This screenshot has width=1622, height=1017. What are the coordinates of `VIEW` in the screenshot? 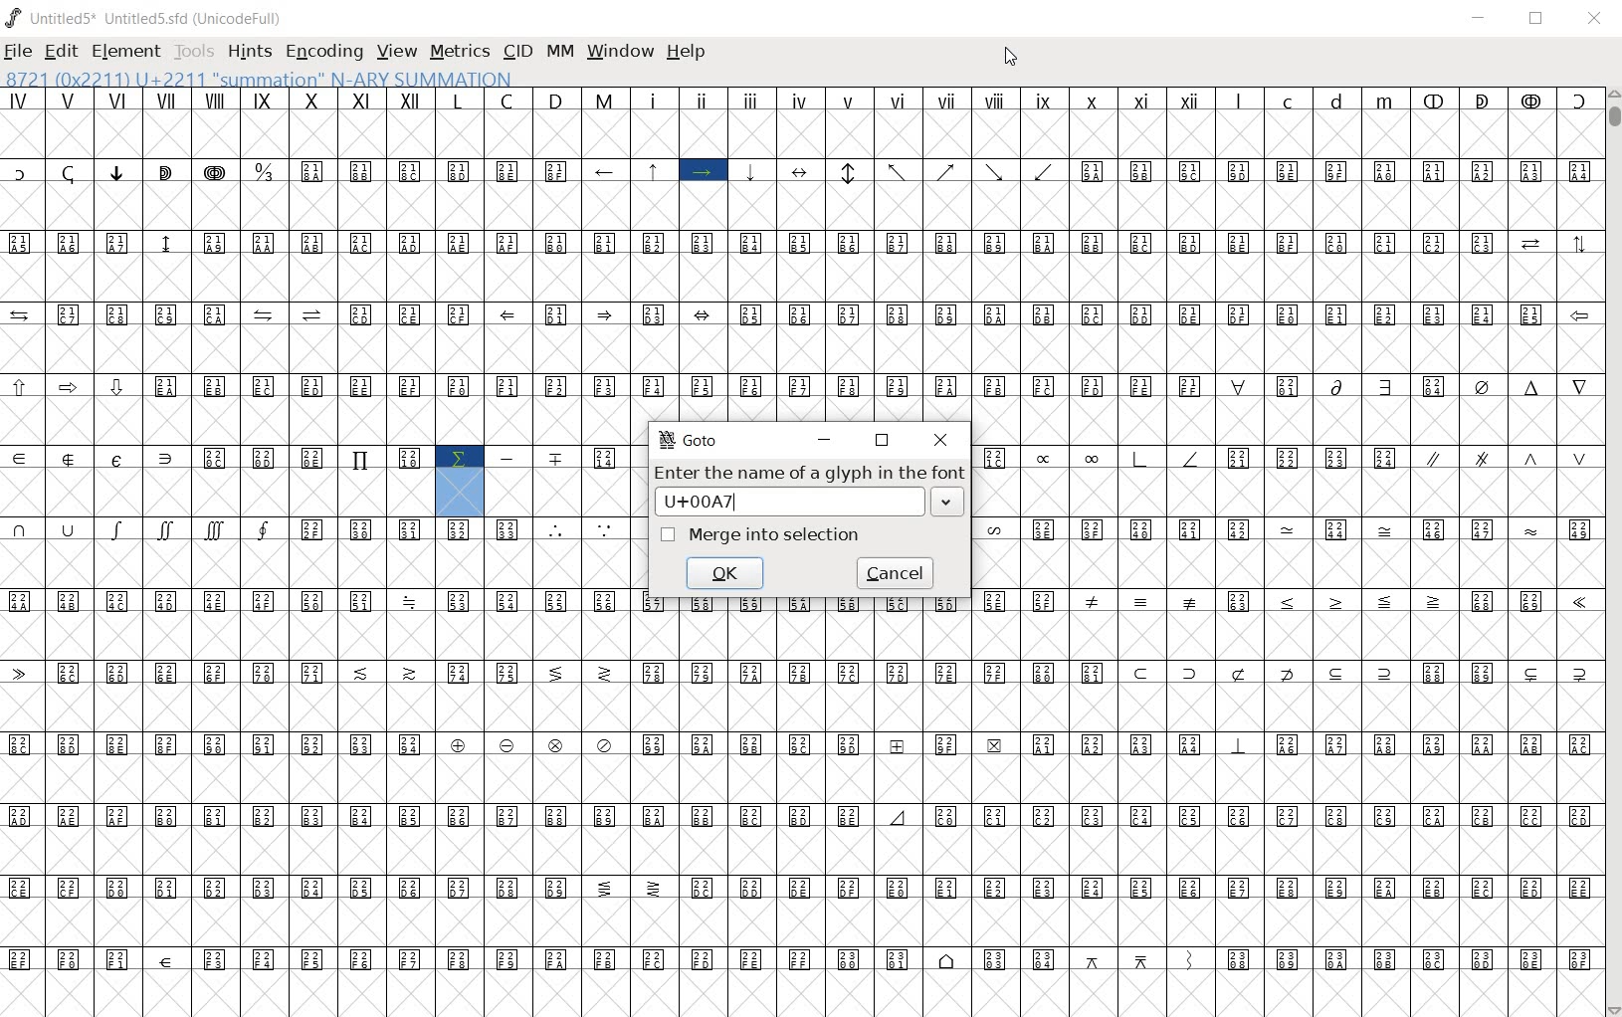 It's located at (397, 53).